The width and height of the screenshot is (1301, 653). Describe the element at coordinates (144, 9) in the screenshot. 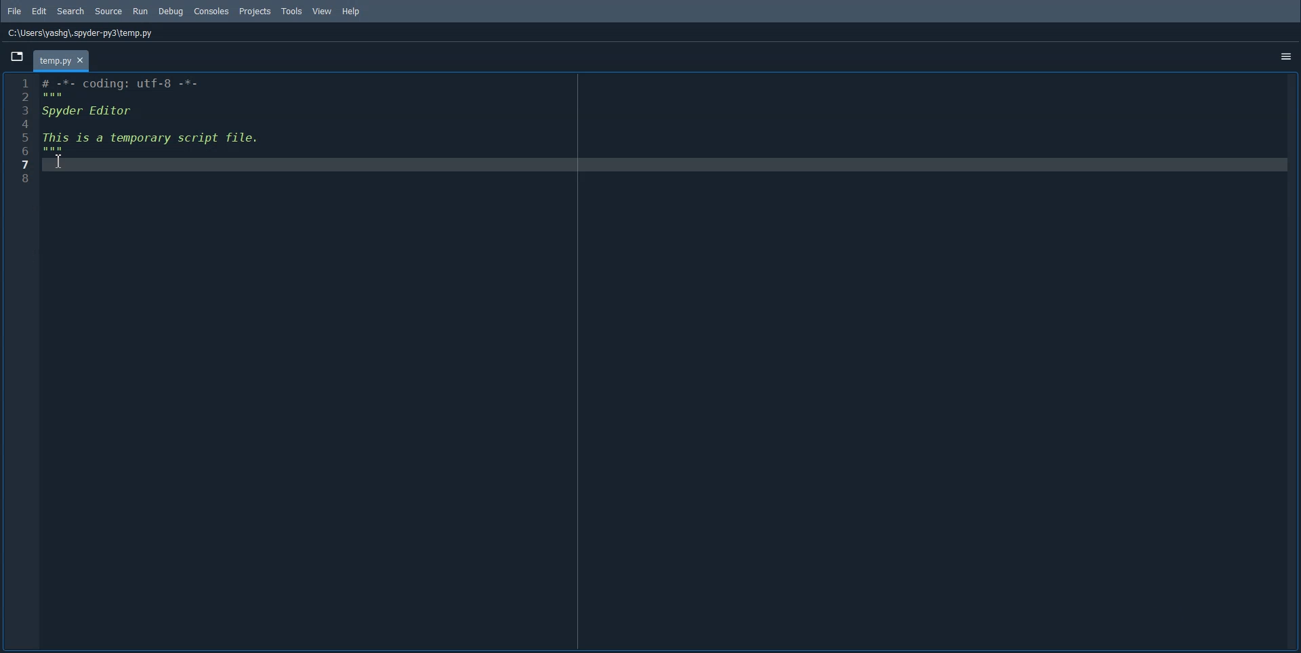

I see `Run` at that location.